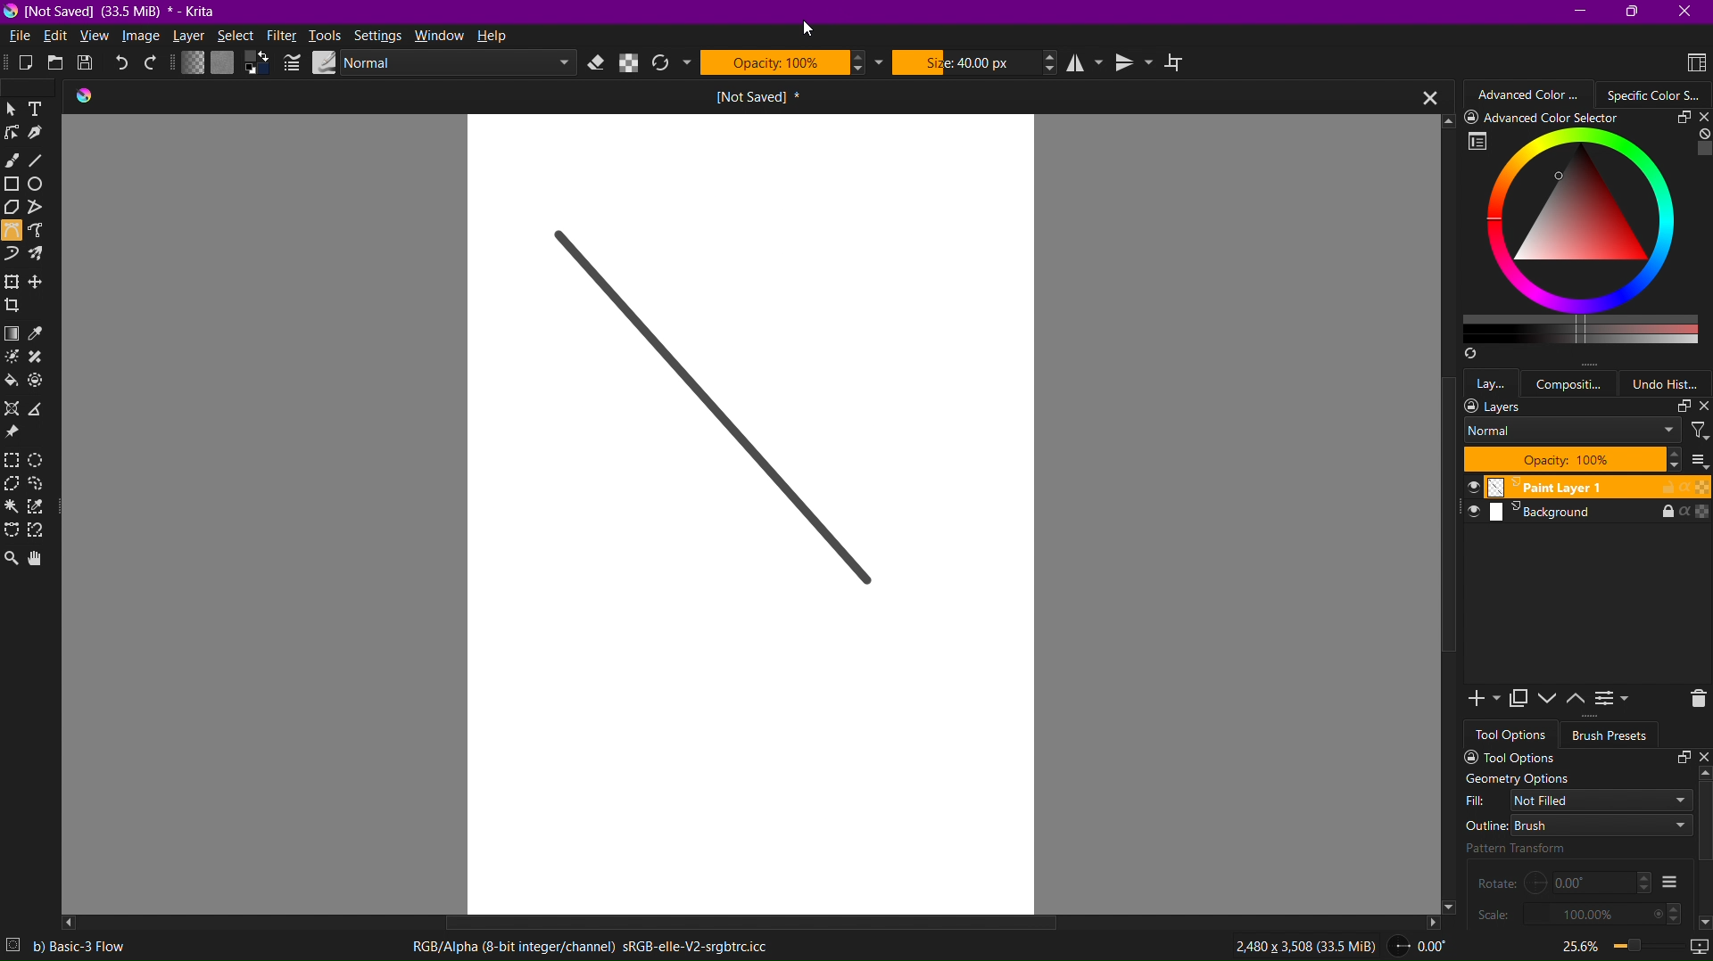 The image size is (1713, 961). Describe the element at coordinates (41, 409) in the screenshot. I see `Measure the distance between two points` at that location.